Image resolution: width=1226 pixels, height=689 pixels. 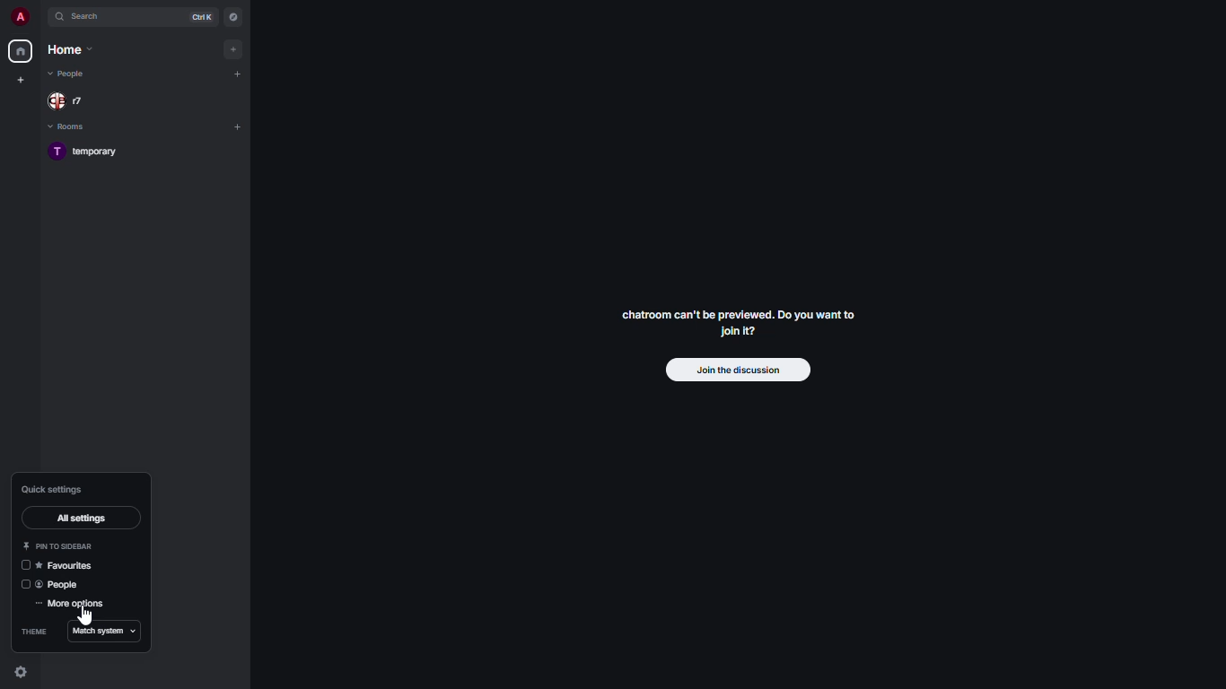 I want to click on people, so click(x=74, y=74).